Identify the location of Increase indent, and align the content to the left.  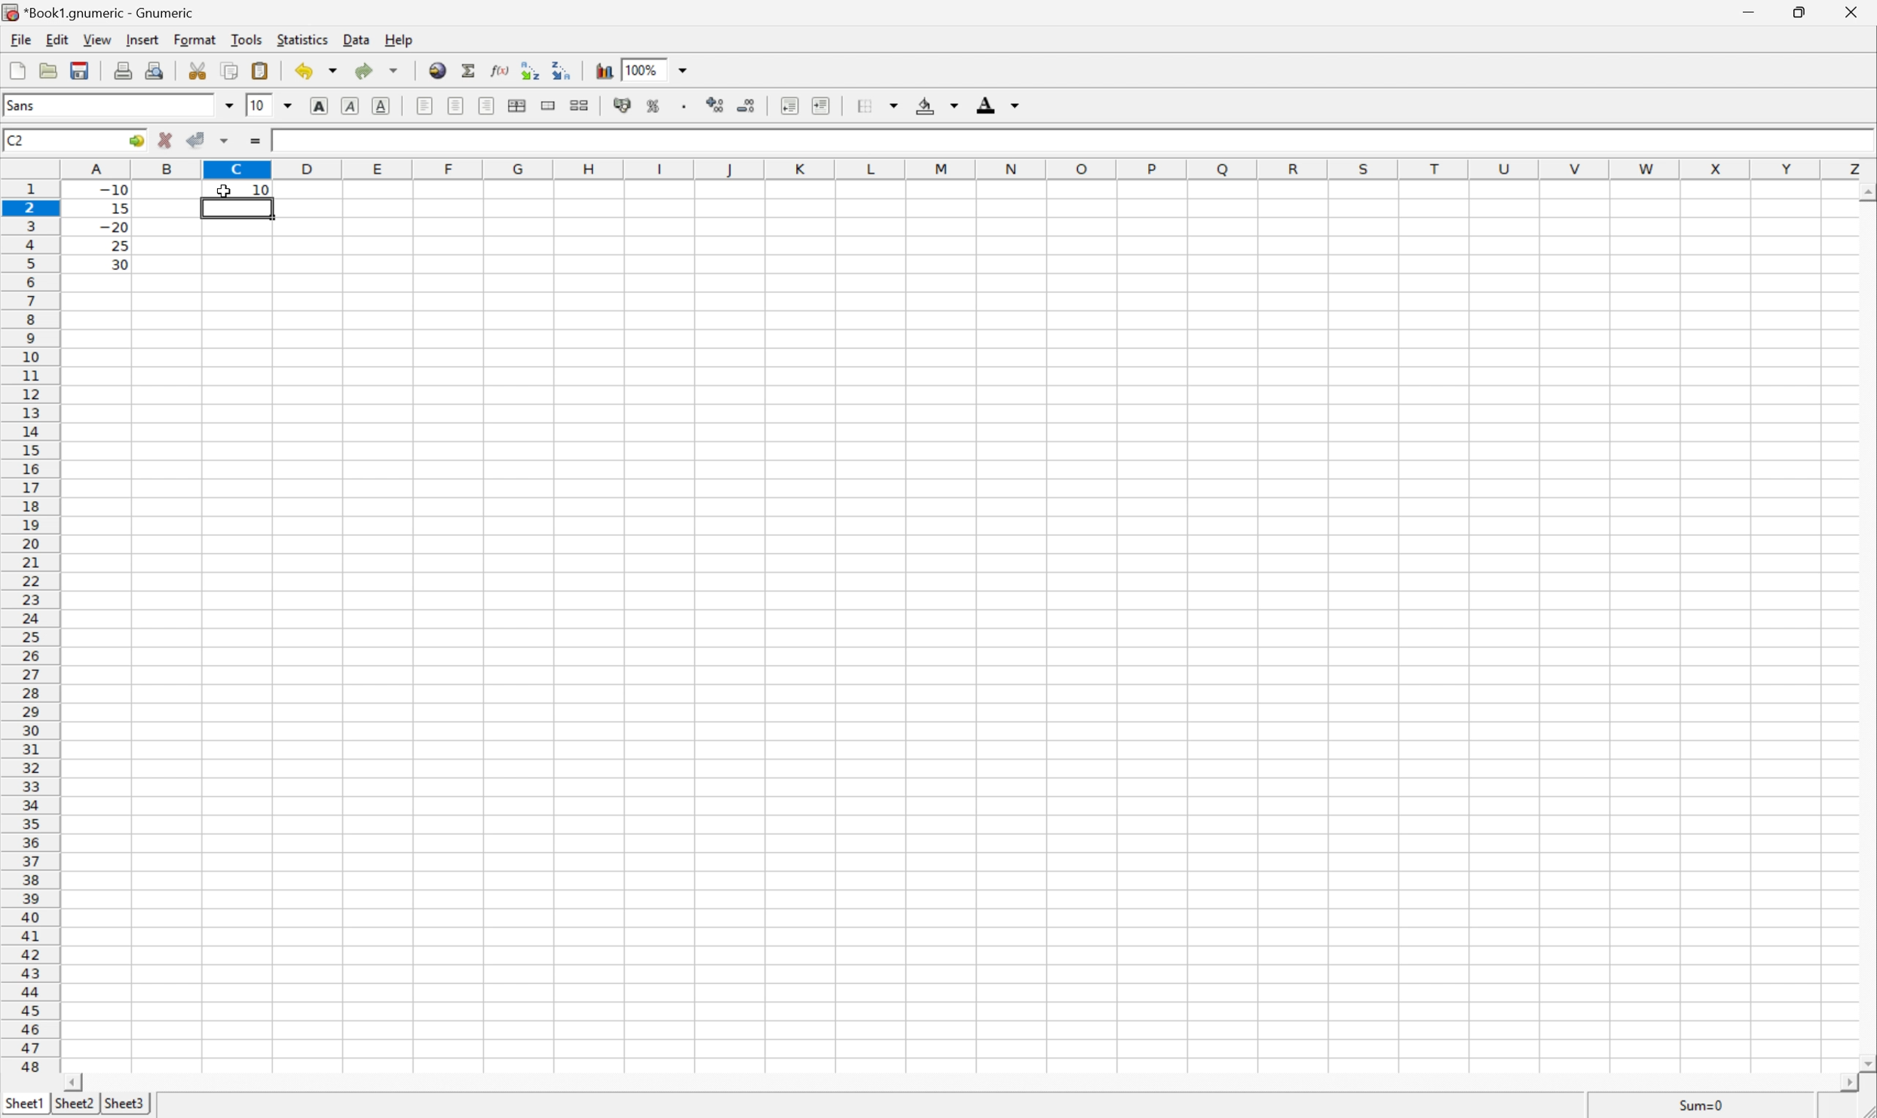
(819, 105).